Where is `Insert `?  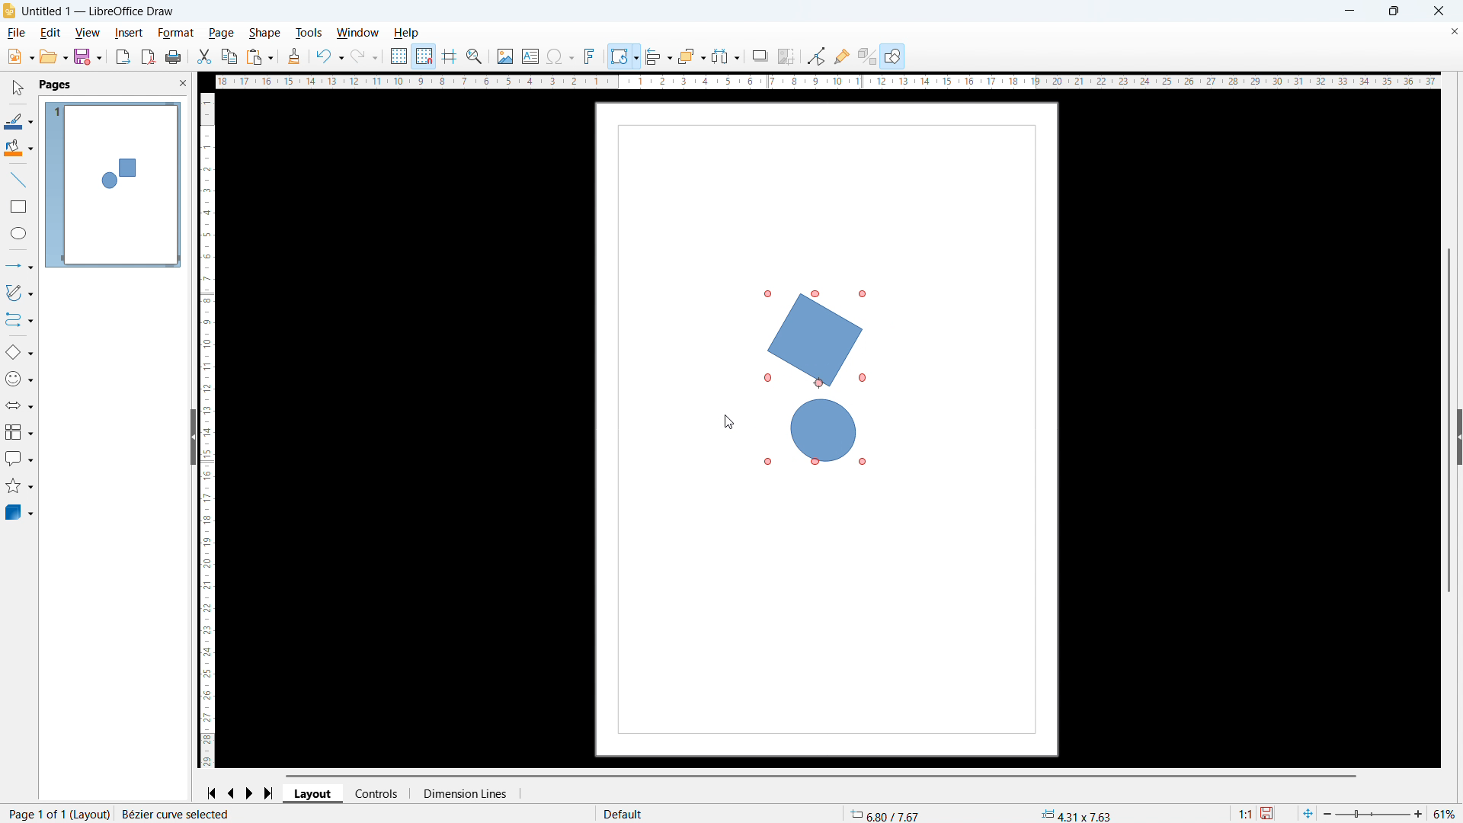 Insert  is located at coordinates (130, 33).